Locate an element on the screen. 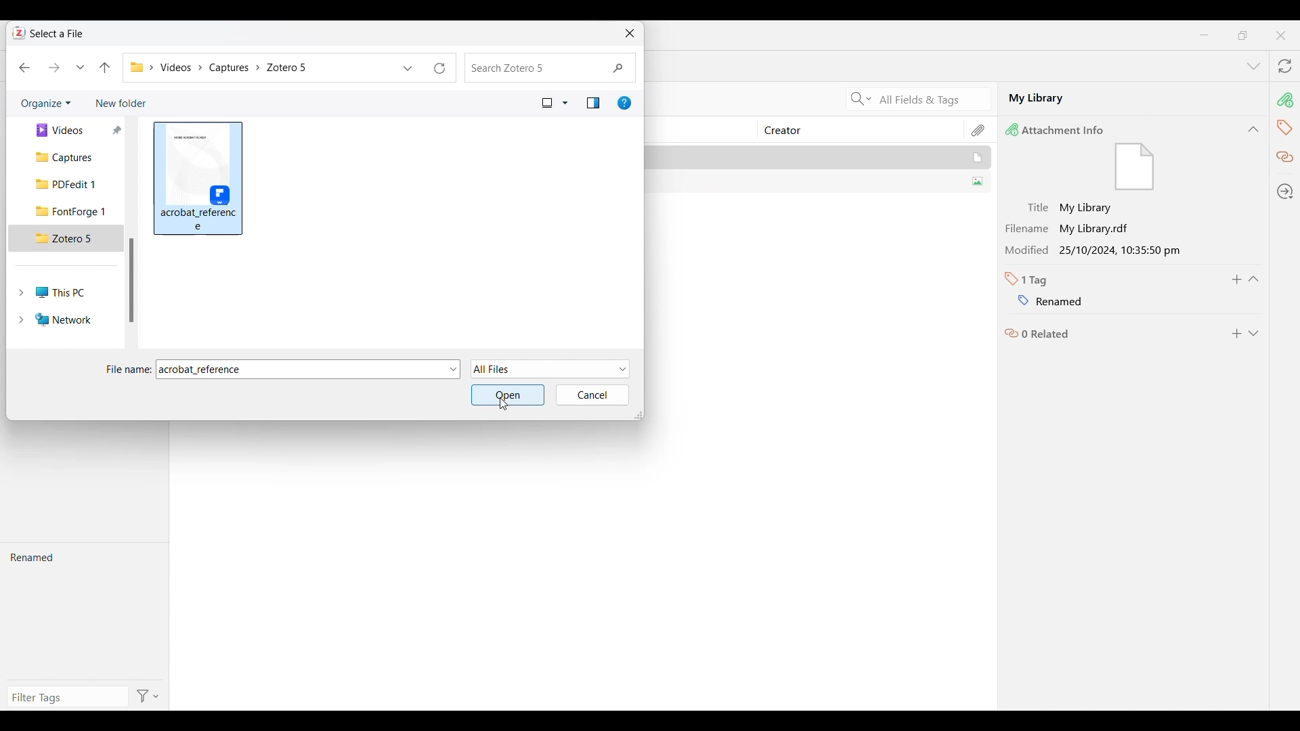 This screenshot has height=731, width=1300. Show the preview pane is located at coordinates (593, 103).